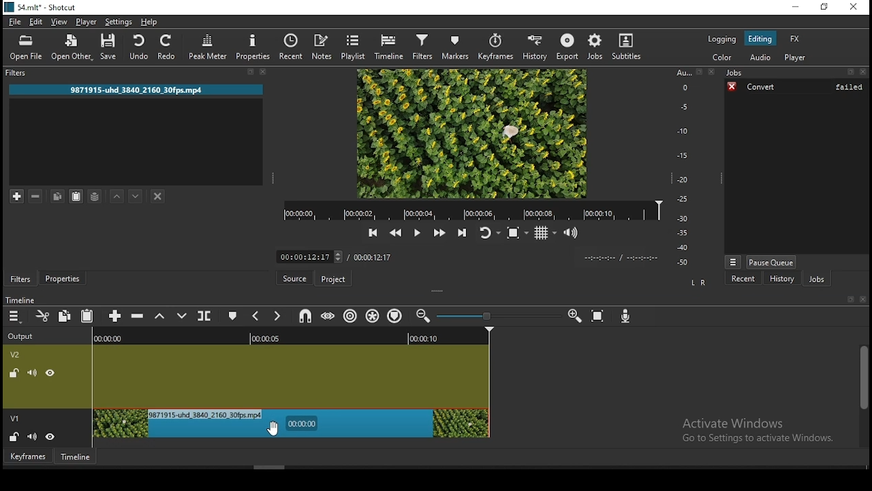 Image resolution: width=872 pixels, height=491 pixels. Describe the element at coordinates (149, 23) in the screenshot. I see `help` at that location.